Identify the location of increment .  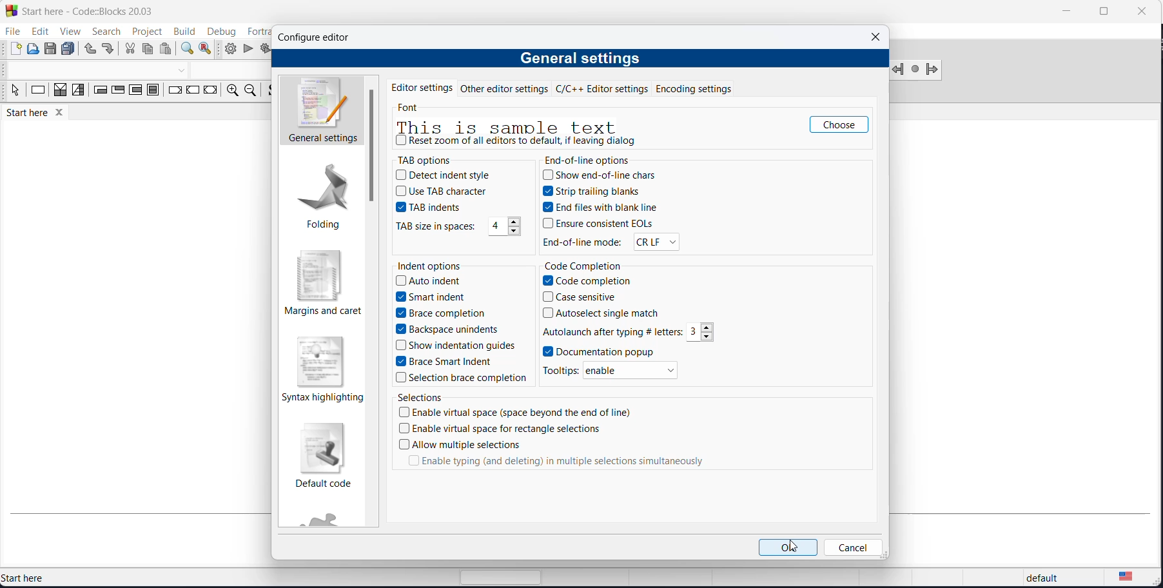
(709, 327).